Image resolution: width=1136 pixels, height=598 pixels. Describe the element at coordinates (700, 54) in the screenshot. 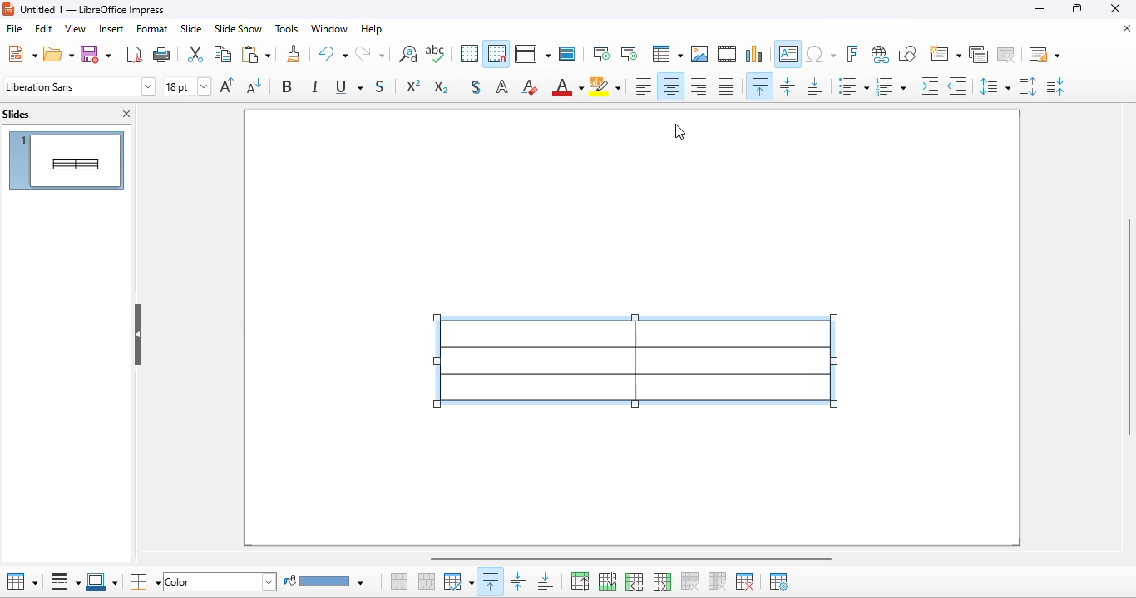

I see `insert image` at that location.